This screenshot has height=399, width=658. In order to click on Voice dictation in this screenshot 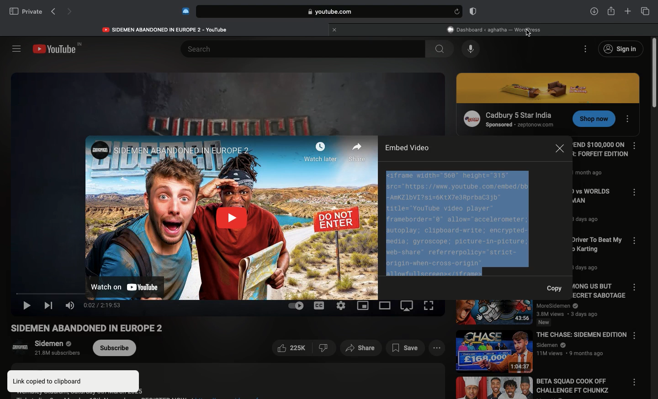, I will do `click(471, 49)`.